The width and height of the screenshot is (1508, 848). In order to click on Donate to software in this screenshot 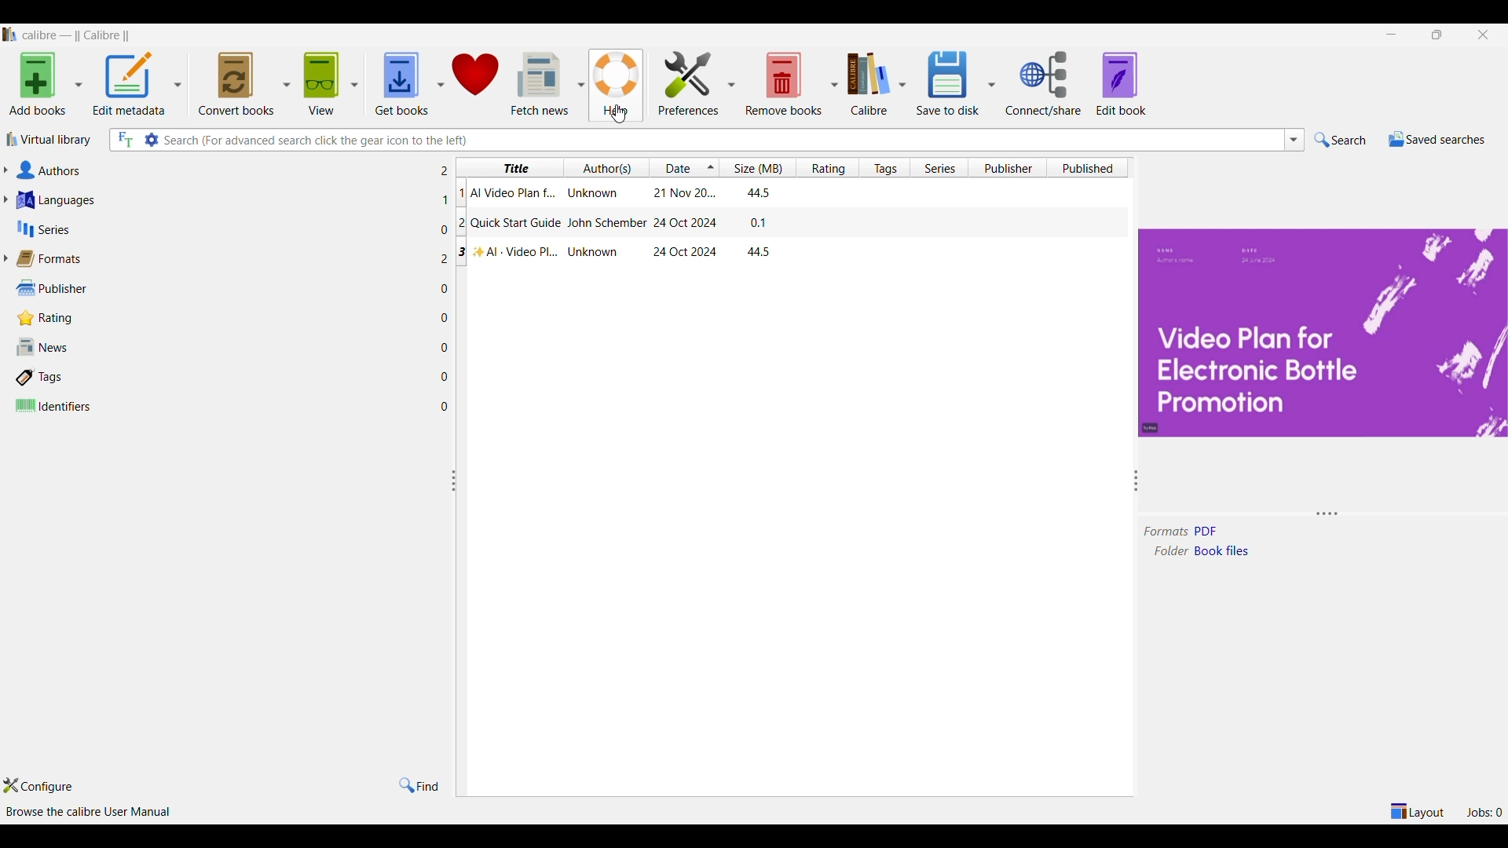, I will do `click(477, 83)`.